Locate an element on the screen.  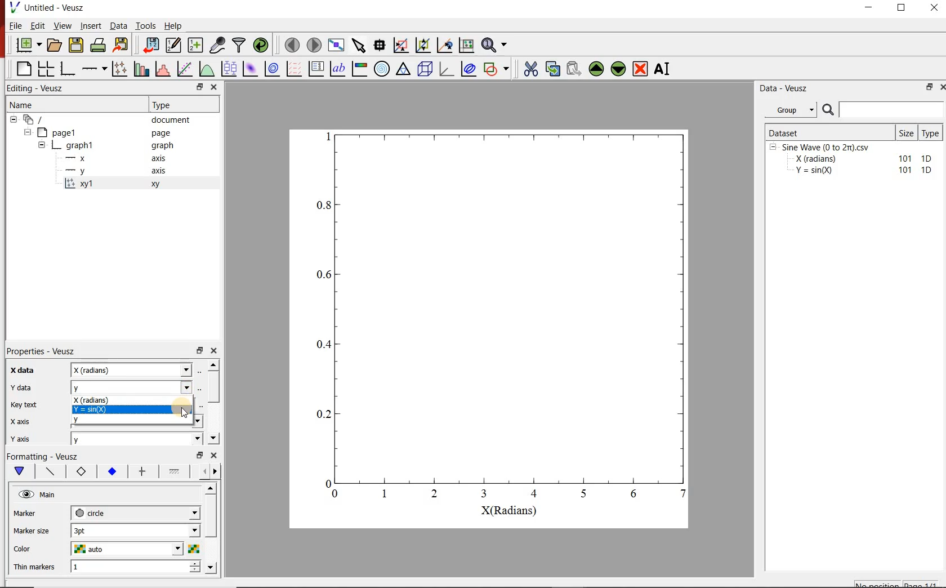
hit a function is located at coordinates (186, 69).